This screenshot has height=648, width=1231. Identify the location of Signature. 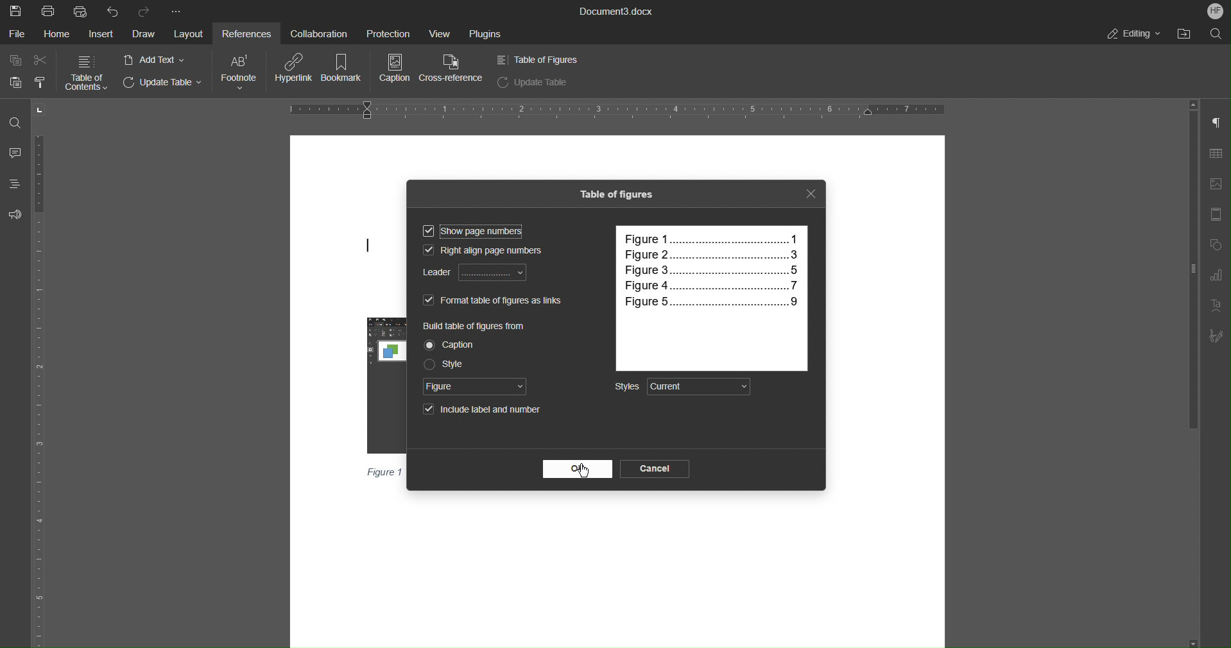
(1215, 337).